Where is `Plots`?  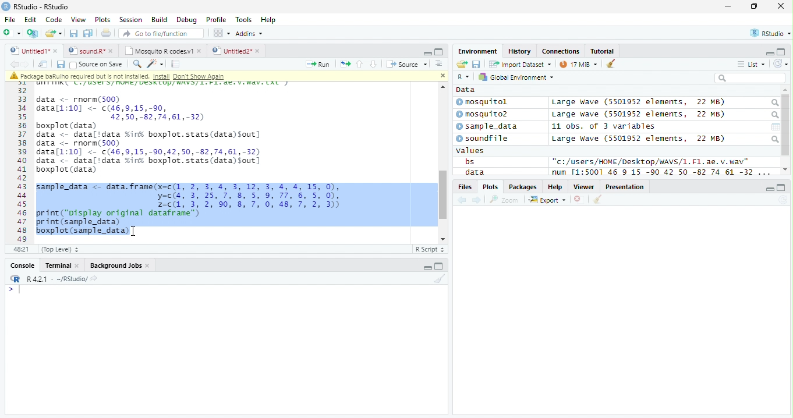 Plots is located at coordinates (490, 187).